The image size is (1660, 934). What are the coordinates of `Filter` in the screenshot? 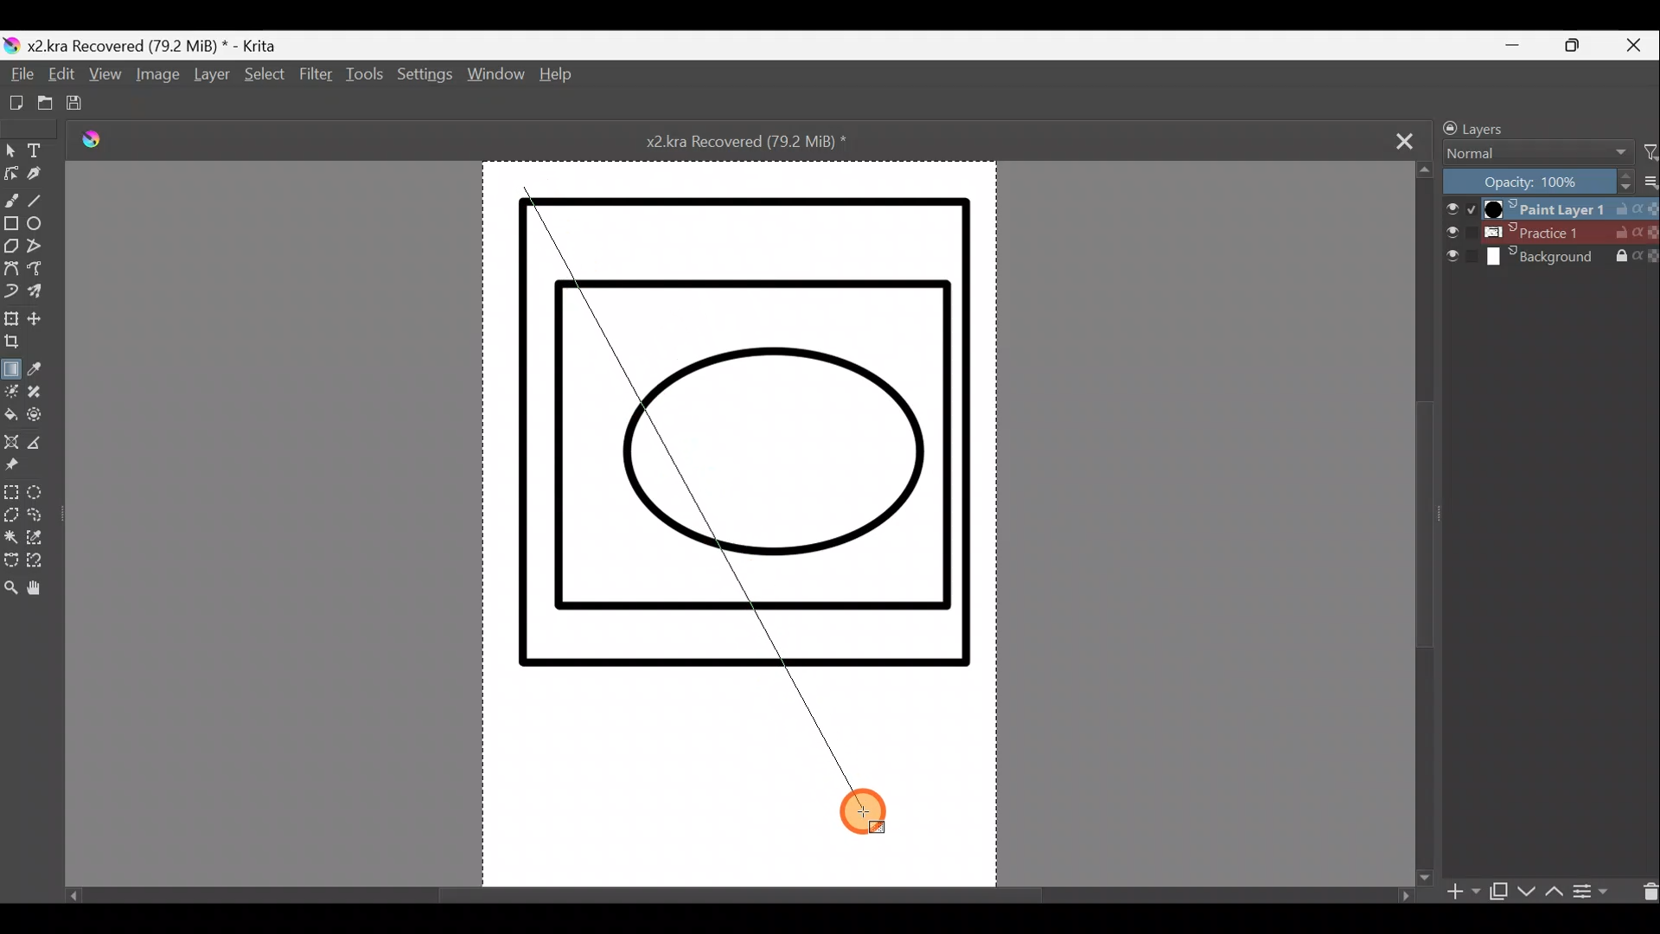 It's located at (316, 83).